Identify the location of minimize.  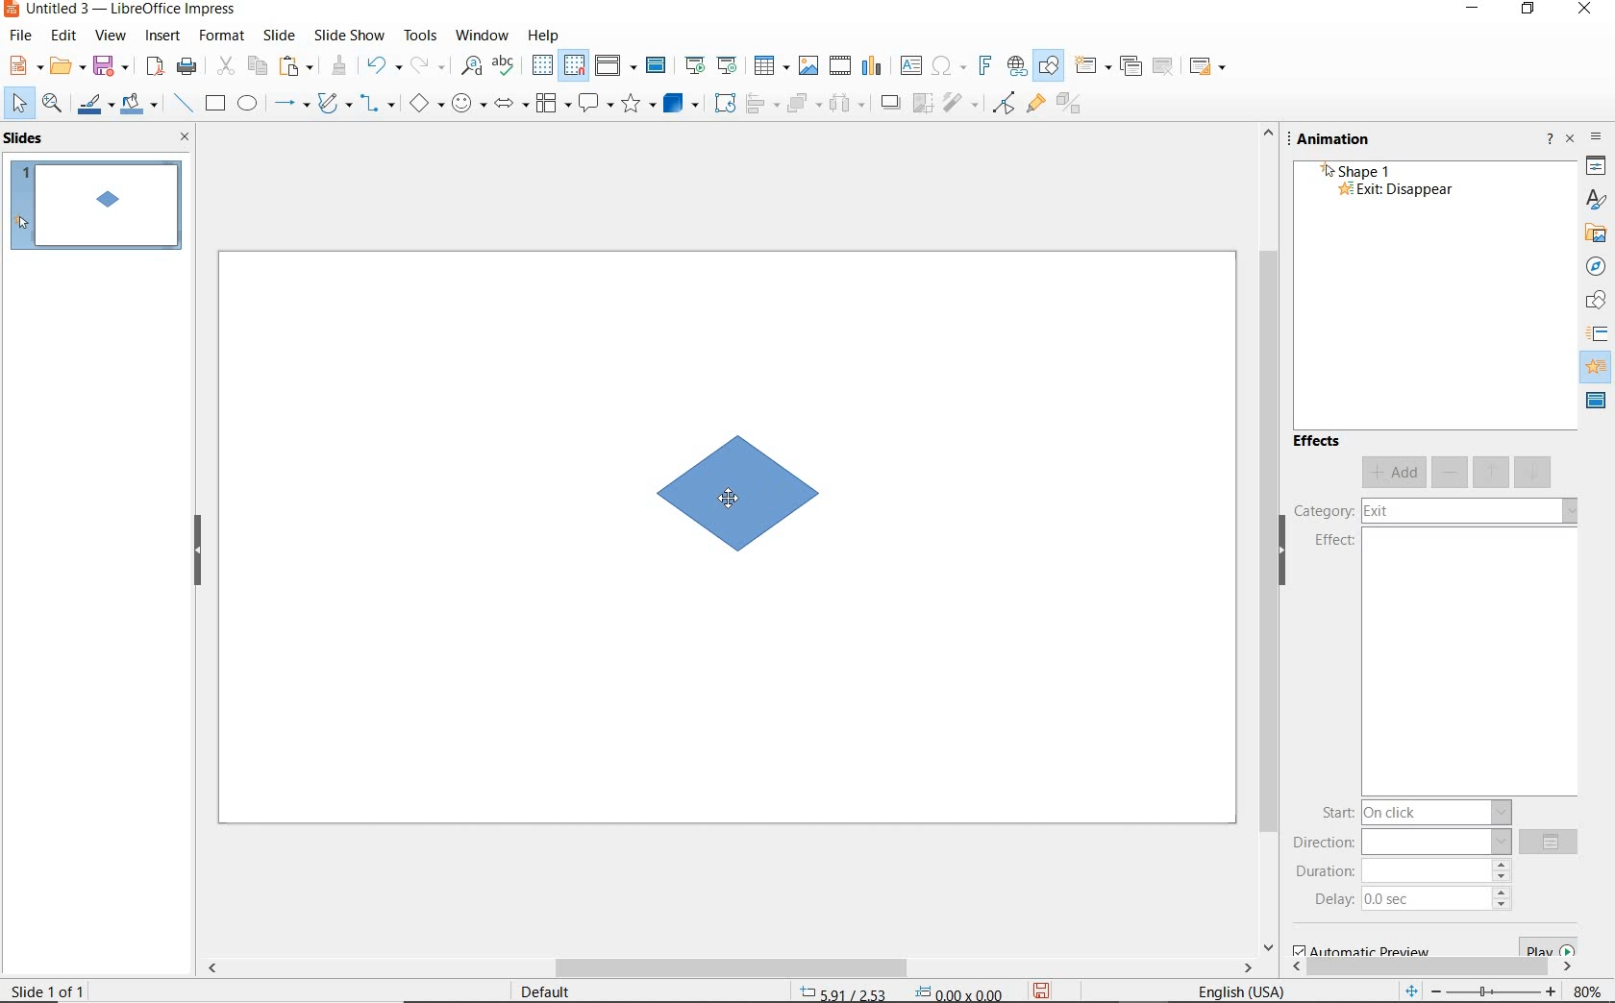
(1475, 10).